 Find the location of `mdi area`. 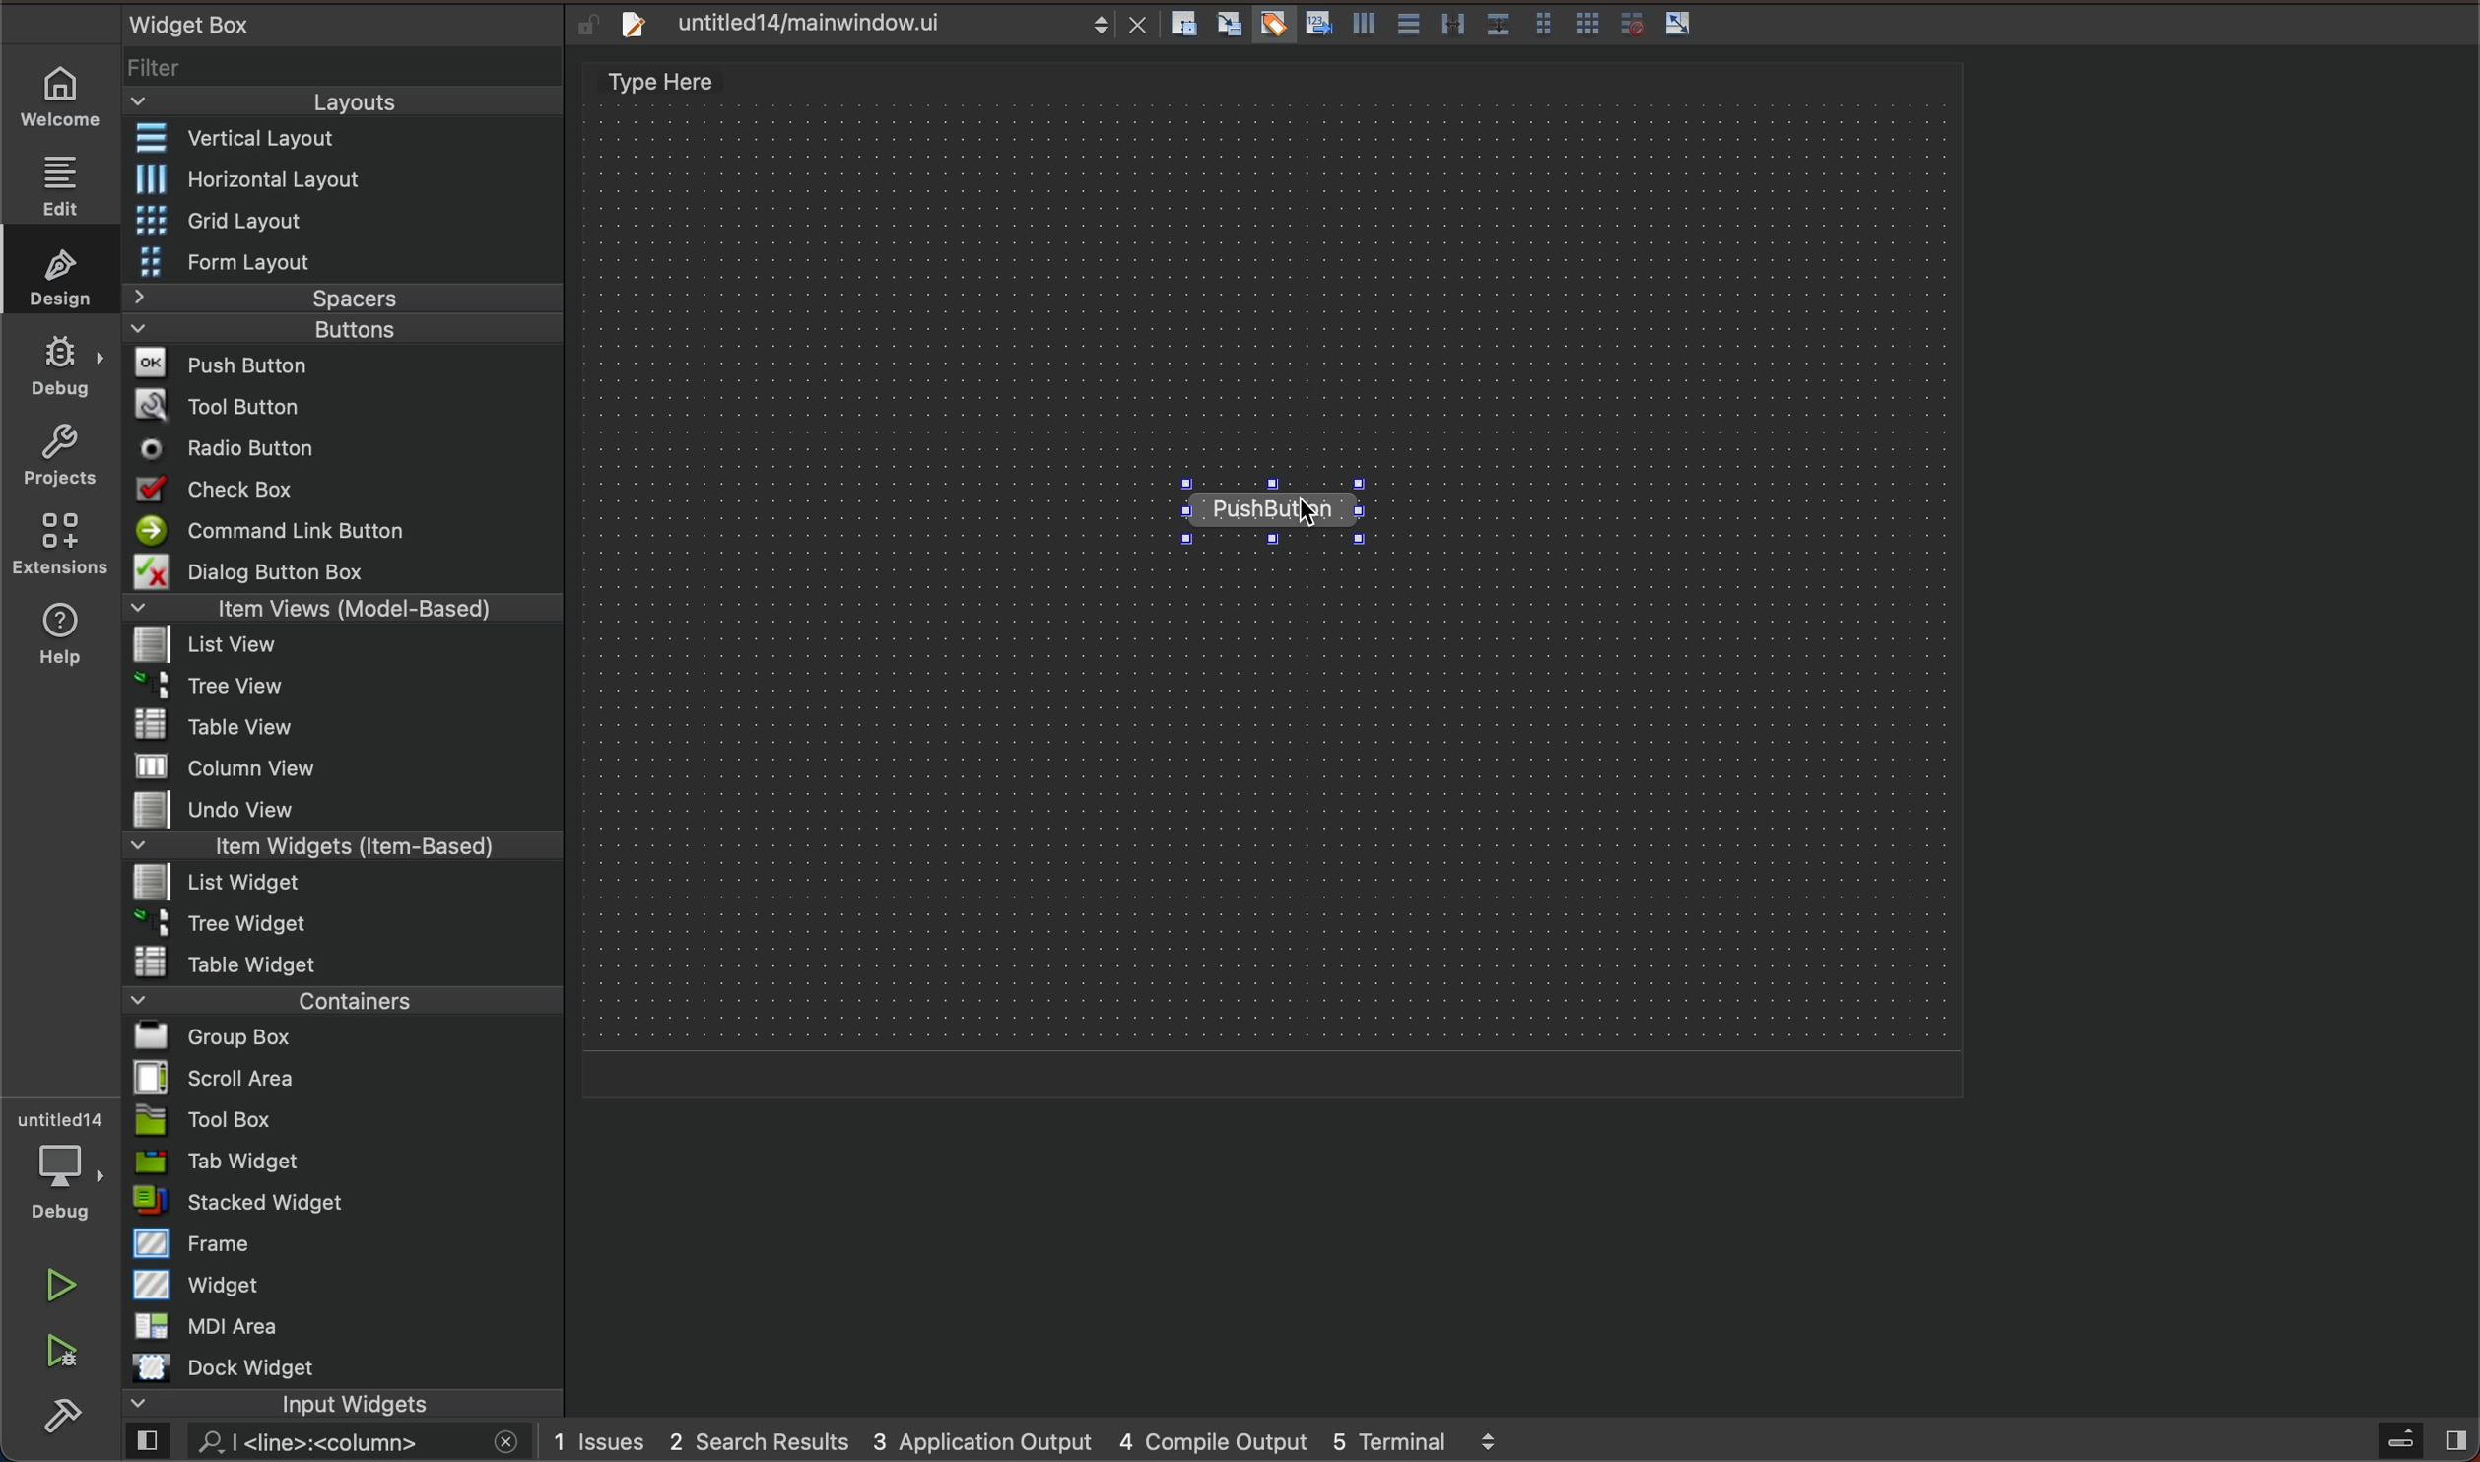

mdi area is located at coordinates (345, 1331).